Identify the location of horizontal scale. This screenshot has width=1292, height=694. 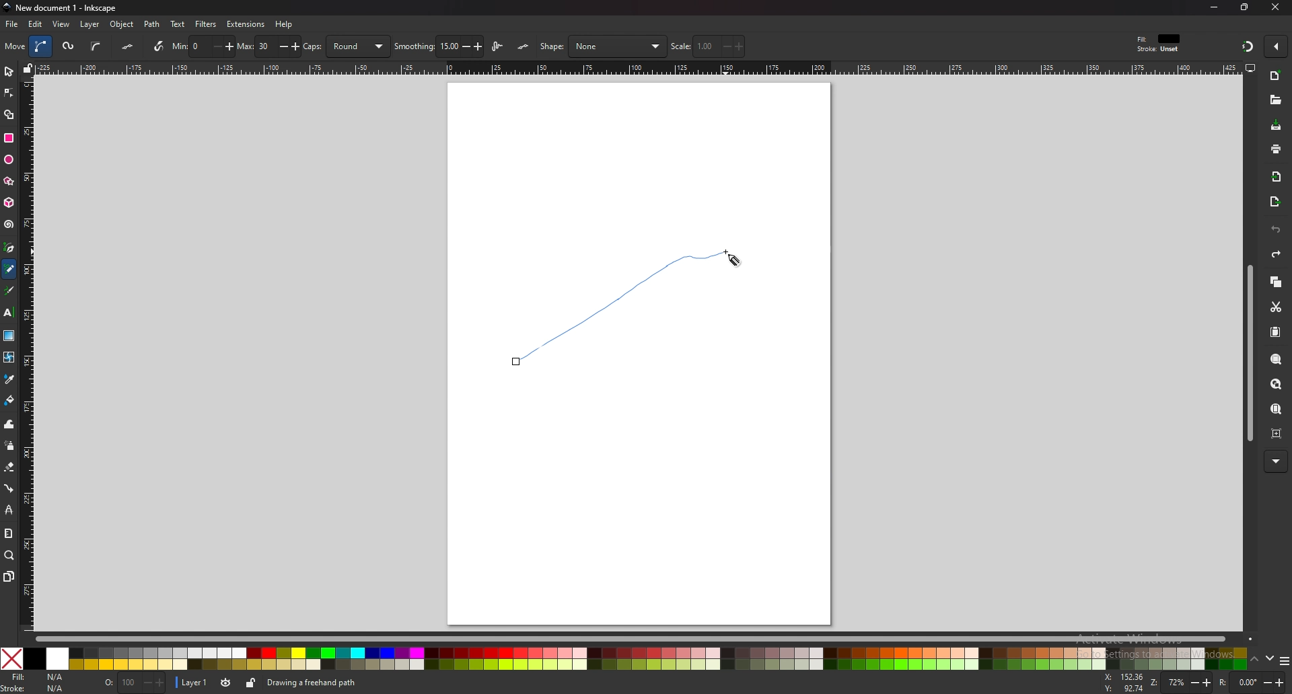
(638, 69).